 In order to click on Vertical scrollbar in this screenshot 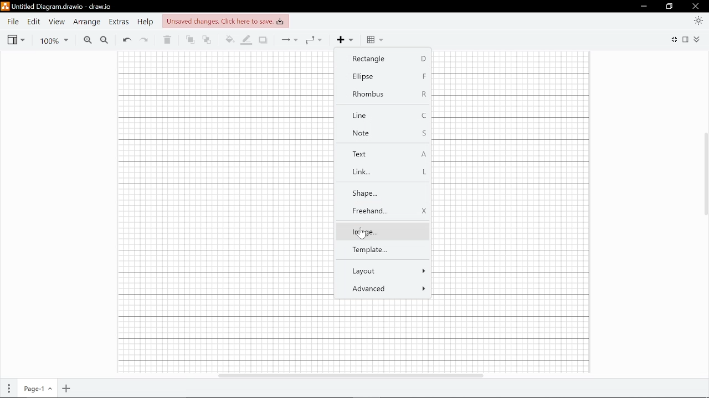, I will do `click(705, 172)`.